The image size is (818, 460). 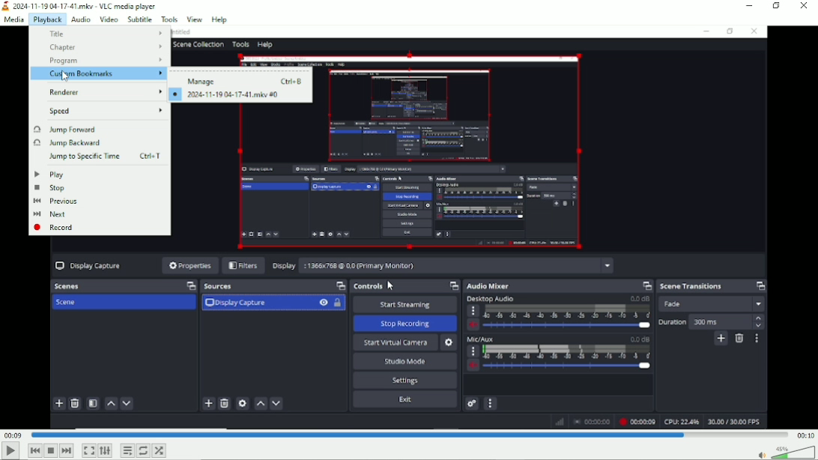 I want to click on Play duration, so click(x=408, y=434).